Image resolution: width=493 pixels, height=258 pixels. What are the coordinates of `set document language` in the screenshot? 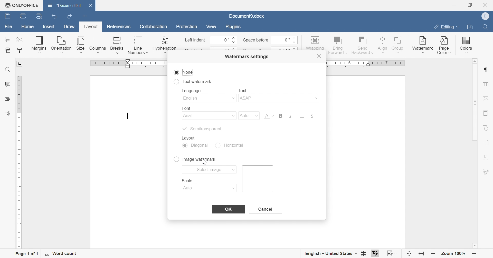 It's located at (365, 253).